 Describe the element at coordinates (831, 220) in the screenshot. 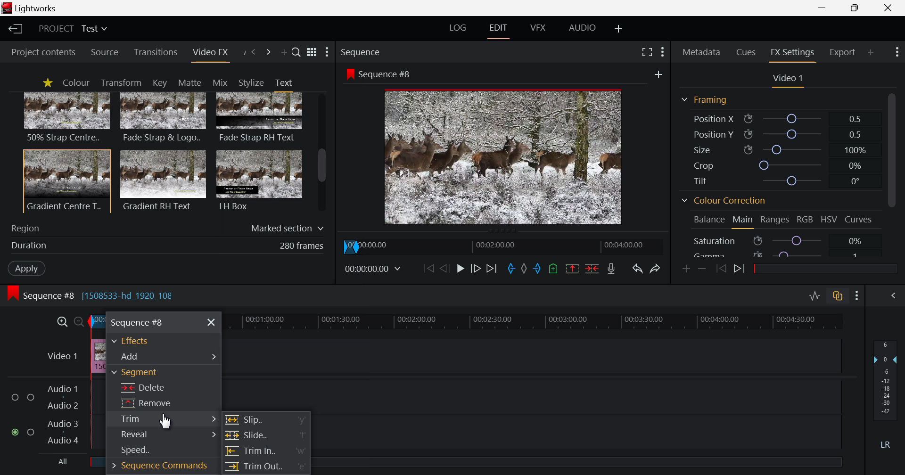

I see `HSV` at that location.